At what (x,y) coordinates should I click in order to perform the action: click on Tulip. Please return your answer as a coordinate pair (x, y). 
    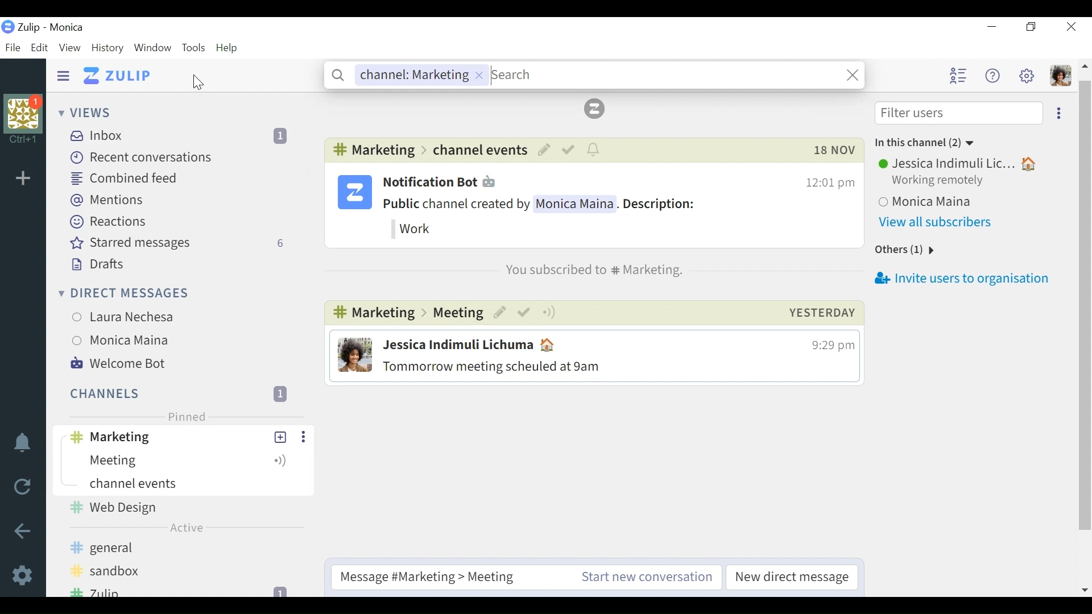
    Looking at the image, I should click on (68, 28).